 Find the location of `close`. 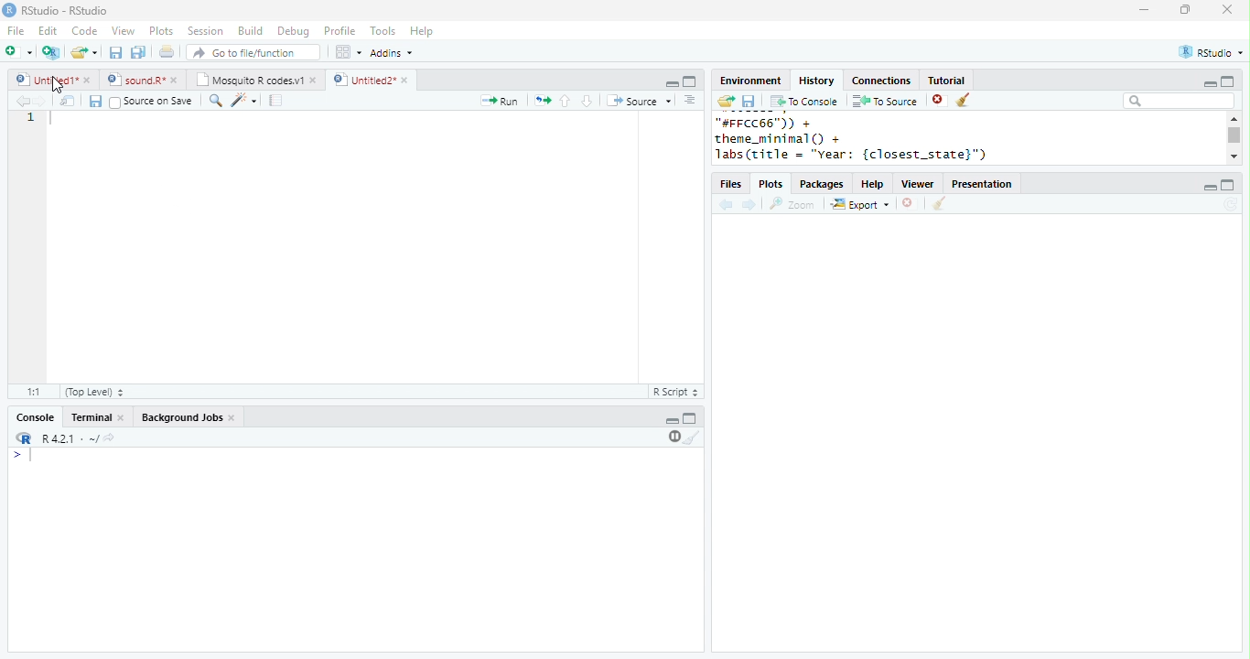

close is located at coordinates (90, 81).